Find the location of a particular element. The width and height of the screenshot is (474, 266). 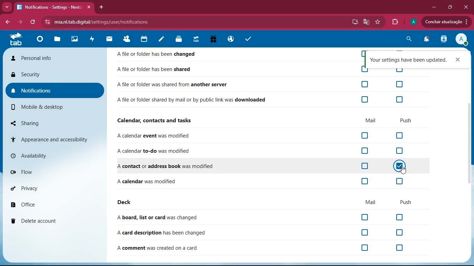

layers is located at coordinates (180, 39).